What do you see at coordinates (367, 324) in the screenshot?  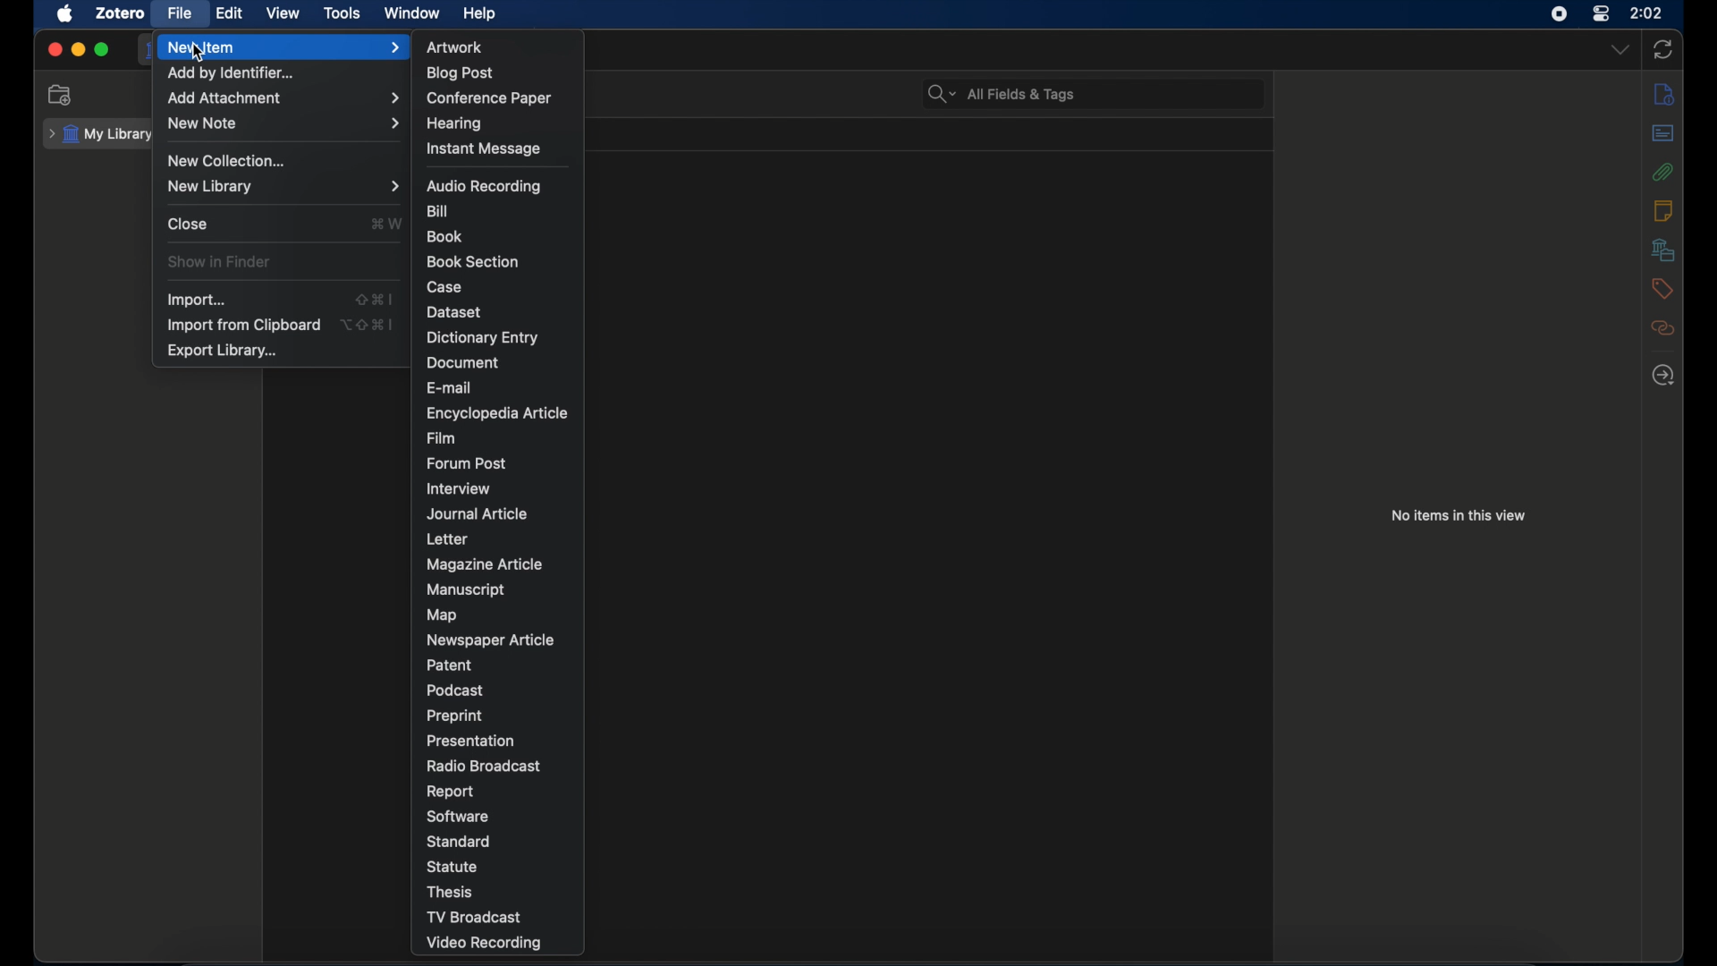 I see `shortcut` at bounding box center [367, 324].